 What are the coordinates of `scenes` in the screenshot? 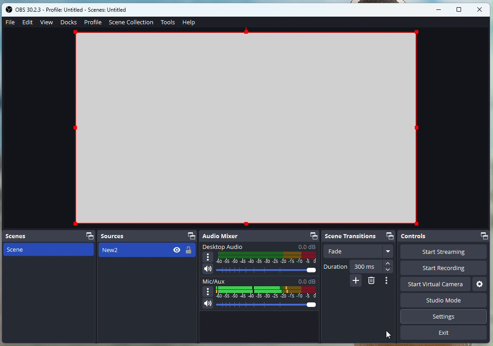 It's located at (48, 251).